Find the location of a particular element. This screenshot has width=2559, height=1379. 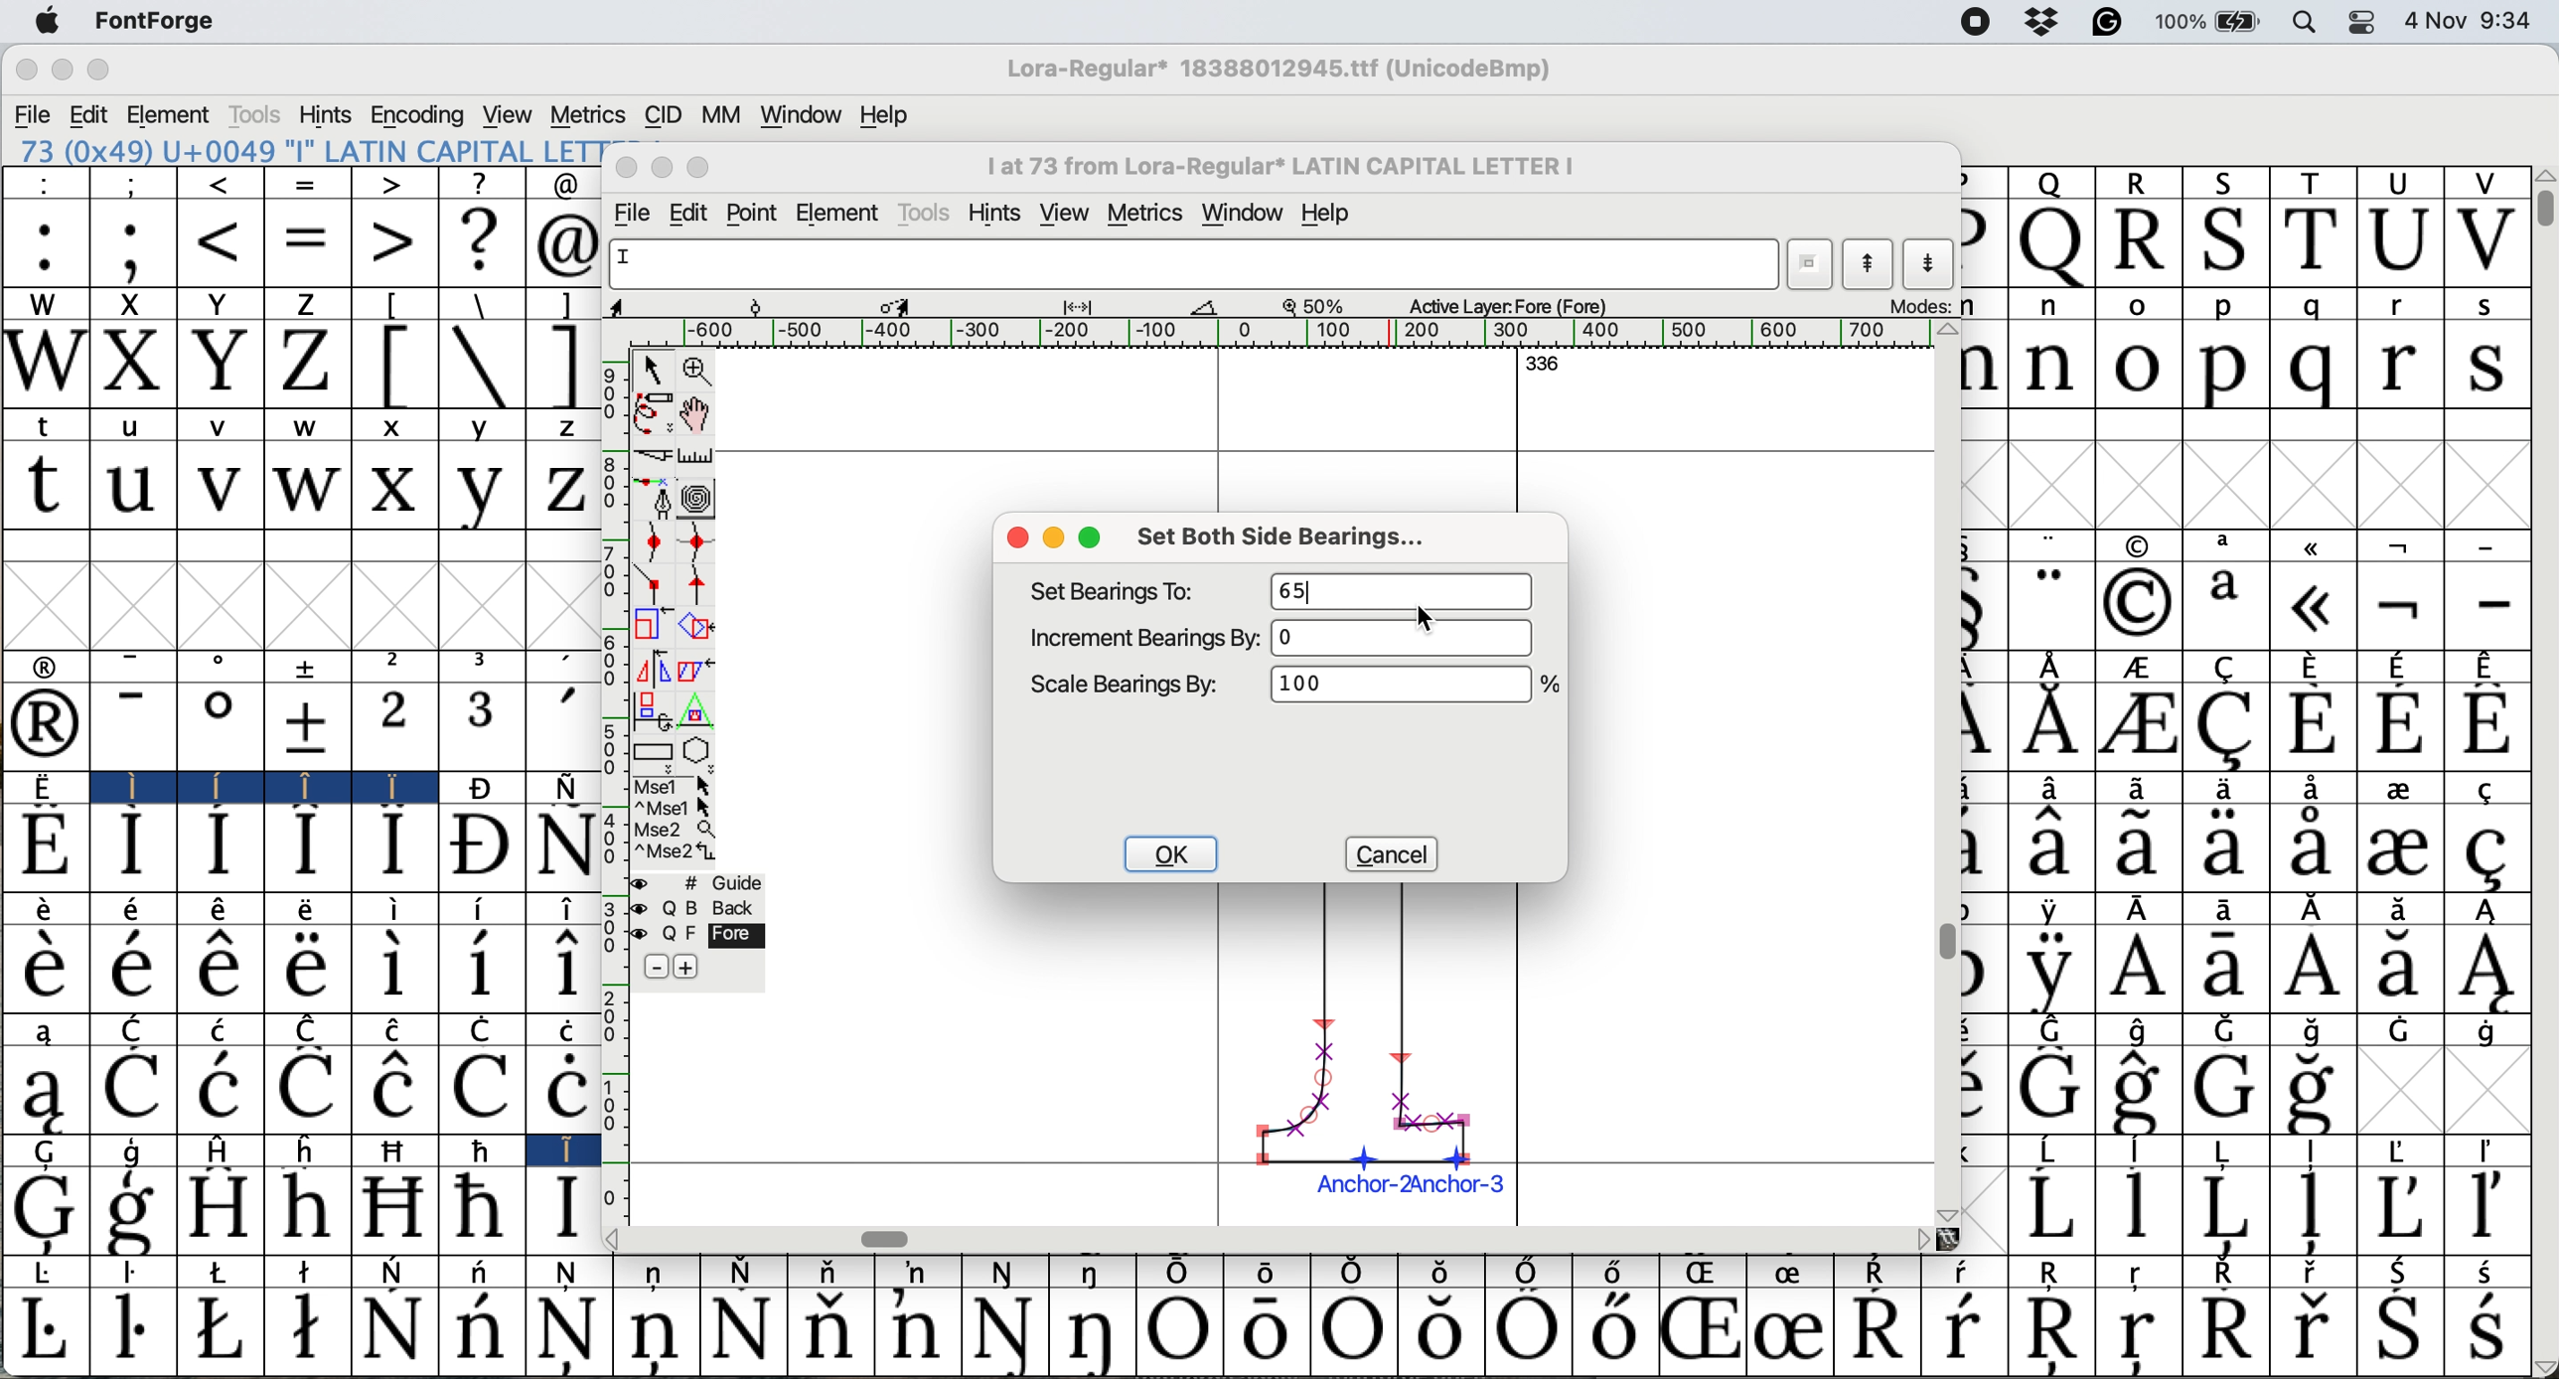

cursor is located at coordinates (1424, 615).